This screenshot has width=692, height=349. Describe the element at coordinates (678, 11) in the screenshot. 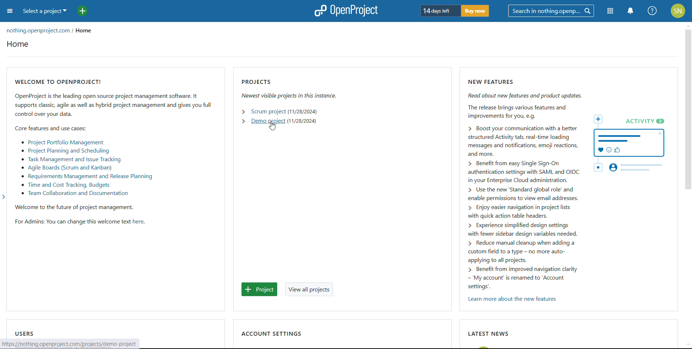

I see `account` at that location.